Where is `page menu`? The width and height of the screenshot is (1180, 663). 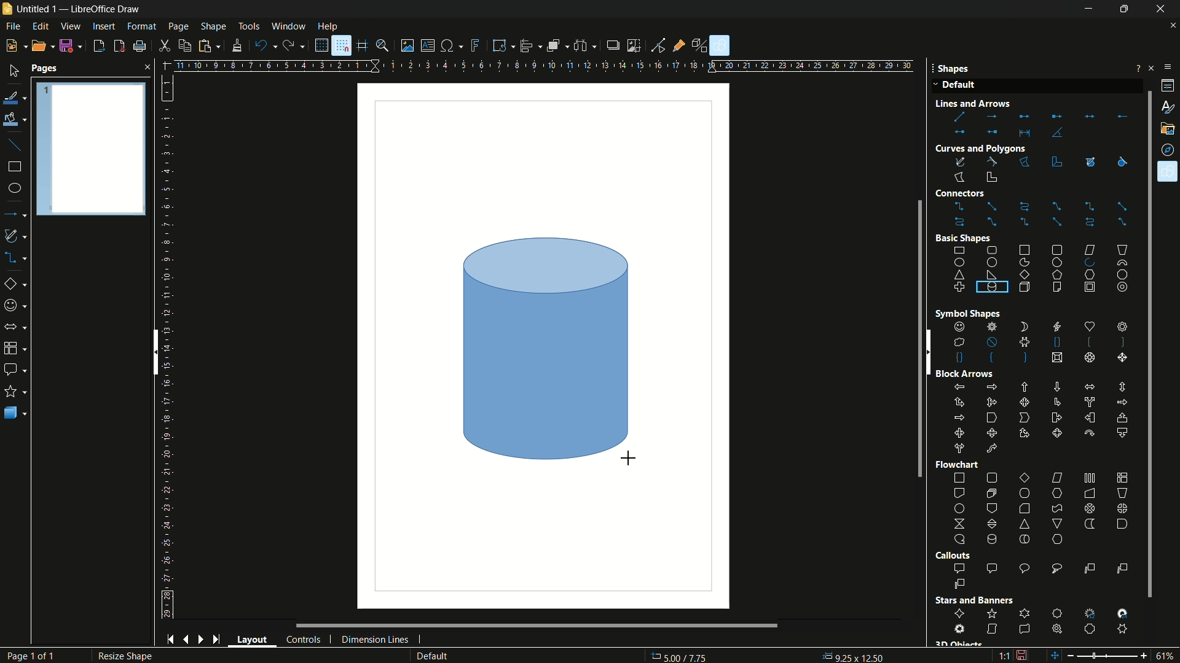 page menu is located at coordinates (179, 26).